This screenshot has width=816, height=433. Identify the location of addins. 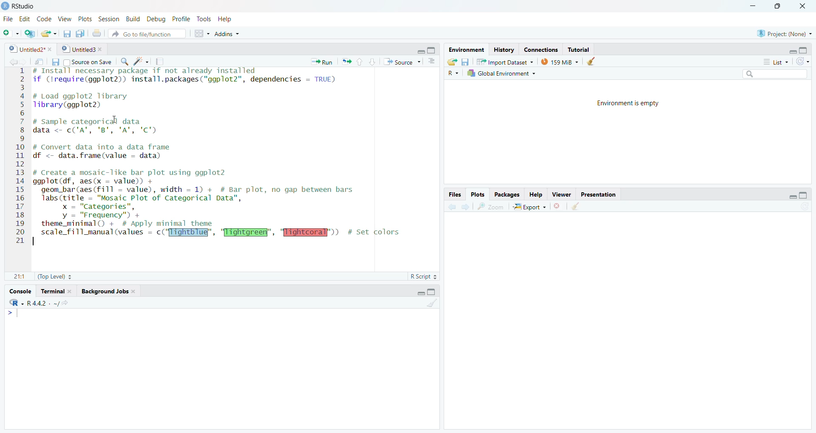
(227, 34).